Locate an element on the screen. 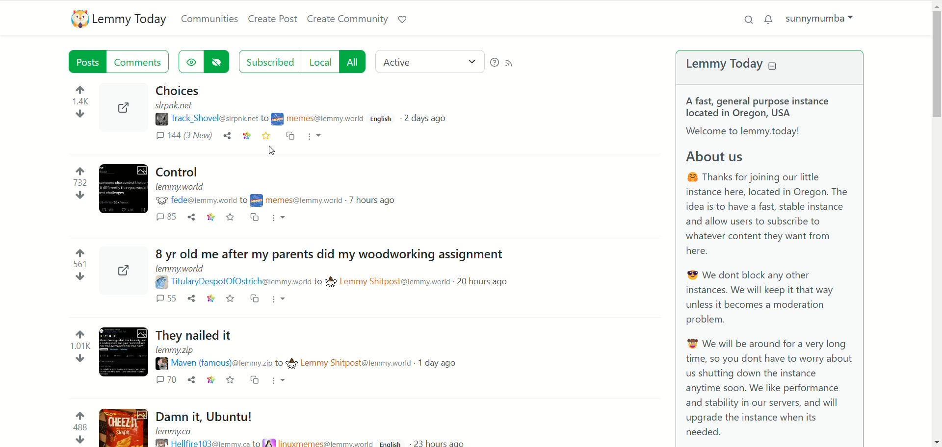 This screenshot has width=942, height=447. share is located at coordinates (193, 218).